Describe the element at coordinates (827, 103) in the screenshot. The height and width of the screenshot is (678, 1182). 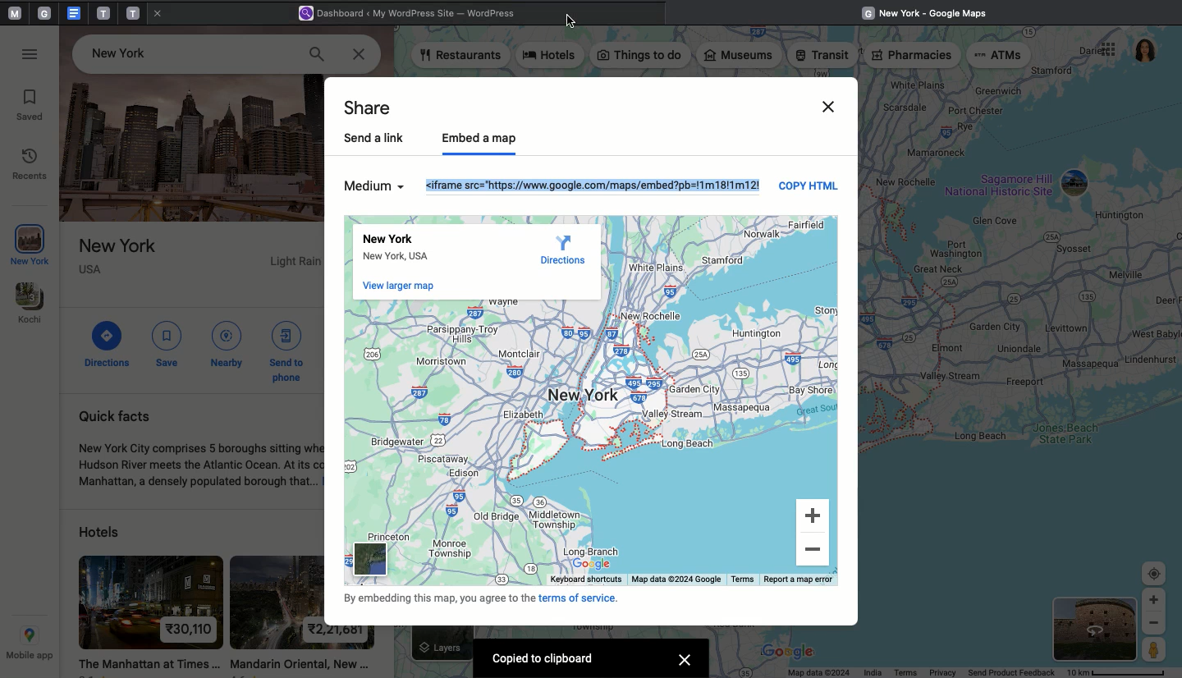
I see `CLose` at that location.